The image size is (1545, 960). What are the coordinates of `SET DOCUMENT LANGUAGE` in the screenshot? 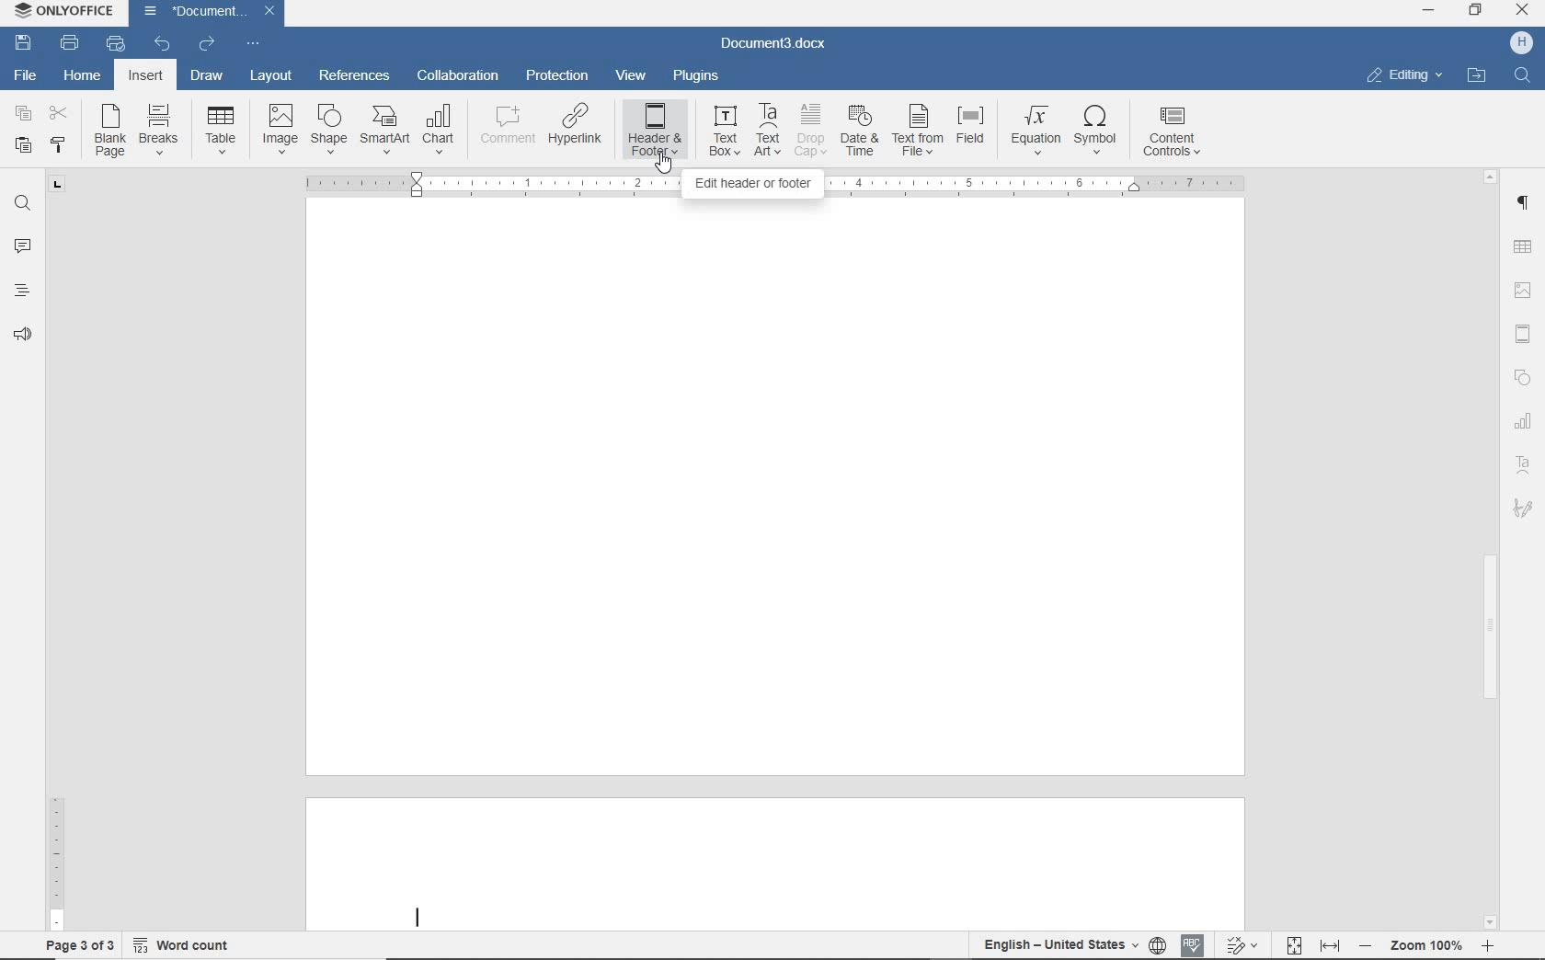 It's located at (1159, 945).